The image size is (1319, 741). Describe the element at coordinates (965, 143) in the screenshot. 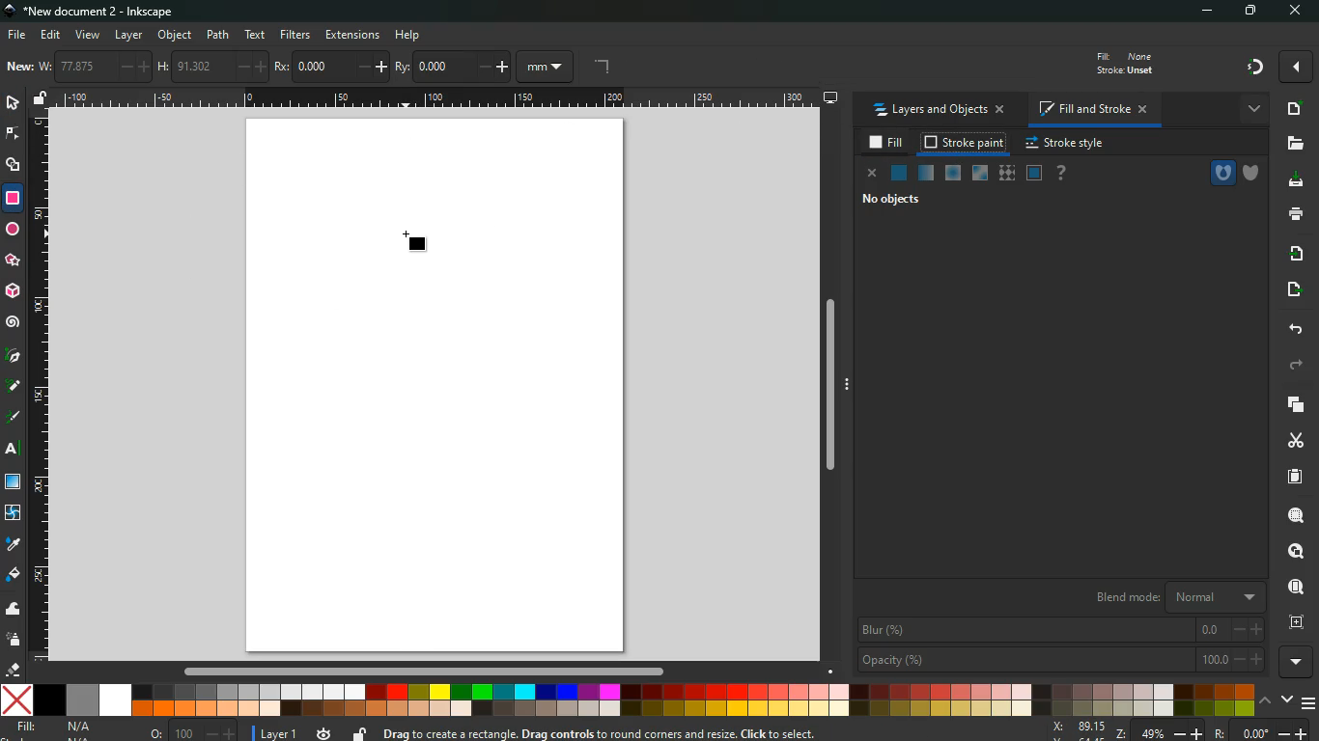

I see `stroke paint` at that location.